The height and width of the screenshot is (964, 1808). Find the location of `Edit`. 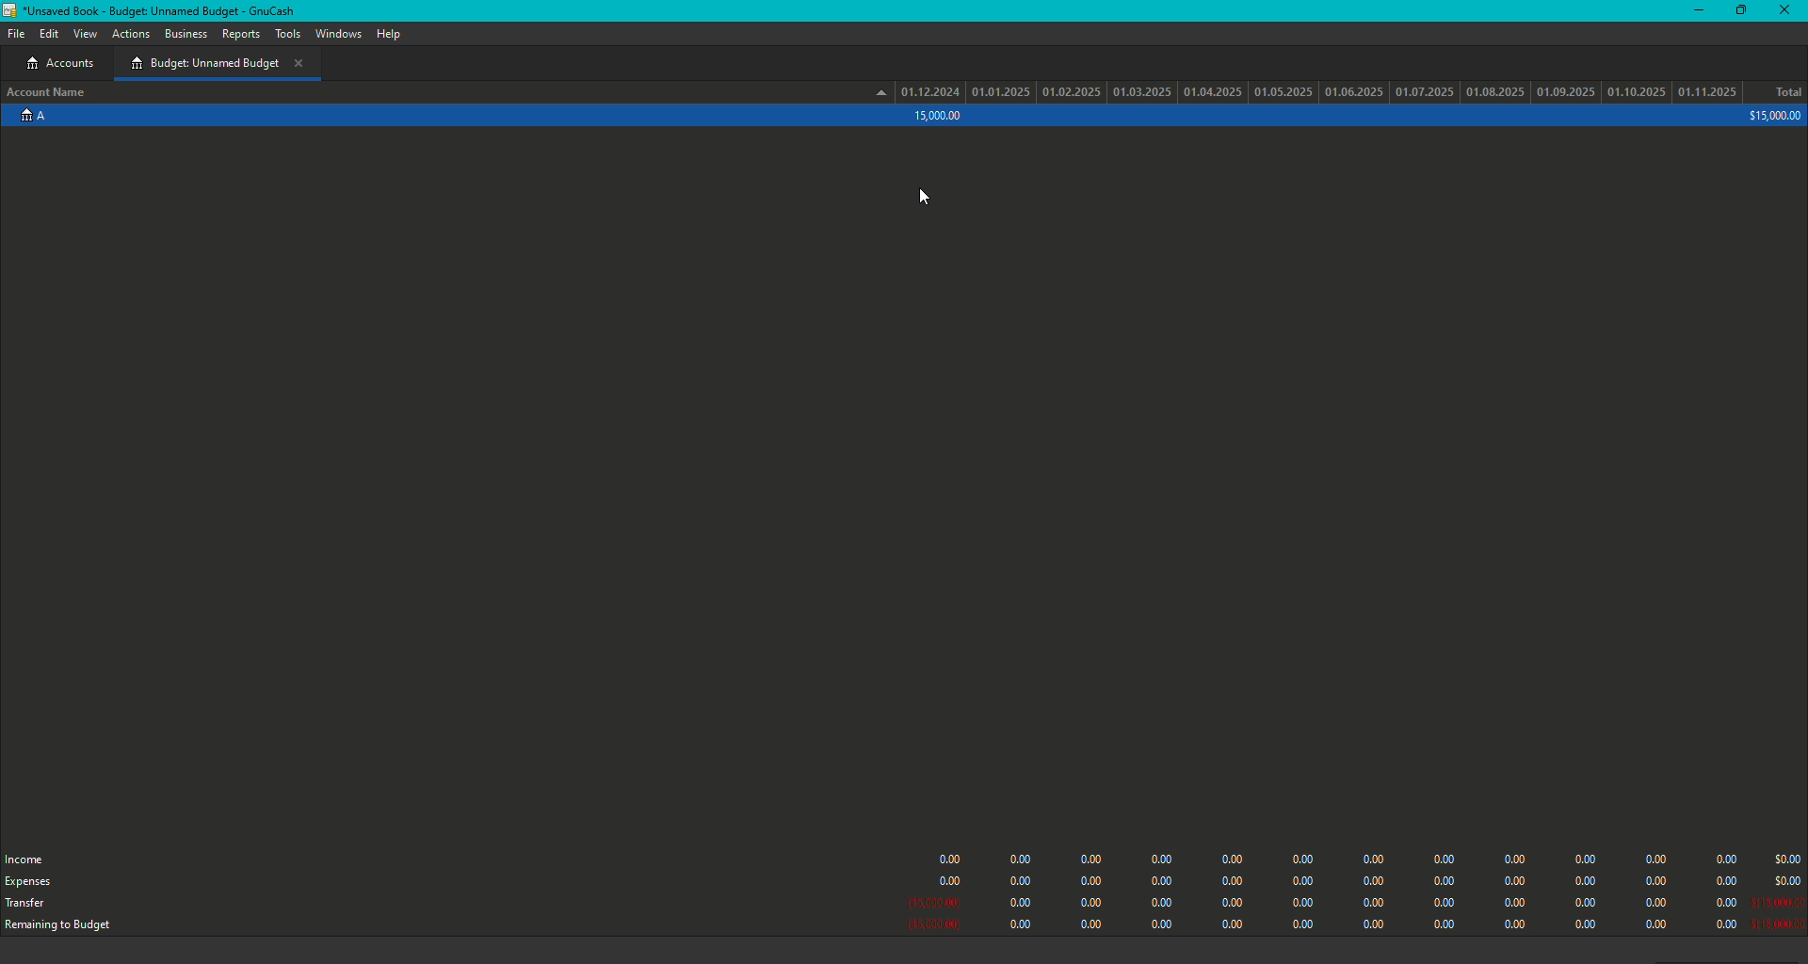

Edit is located at coordinates (49, 36).